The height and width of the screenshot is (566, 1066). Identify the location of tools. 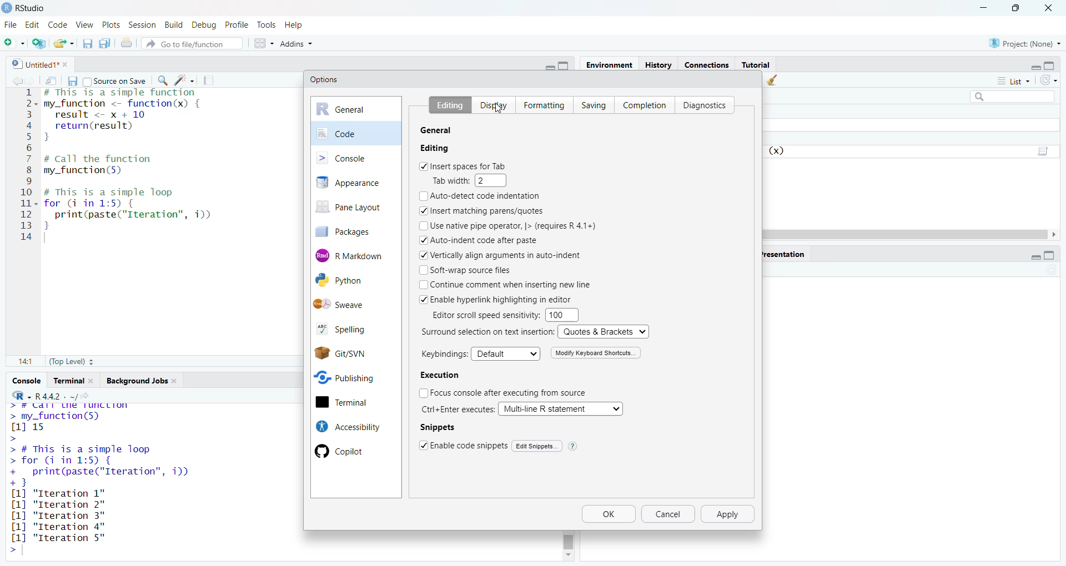
(268, 24).